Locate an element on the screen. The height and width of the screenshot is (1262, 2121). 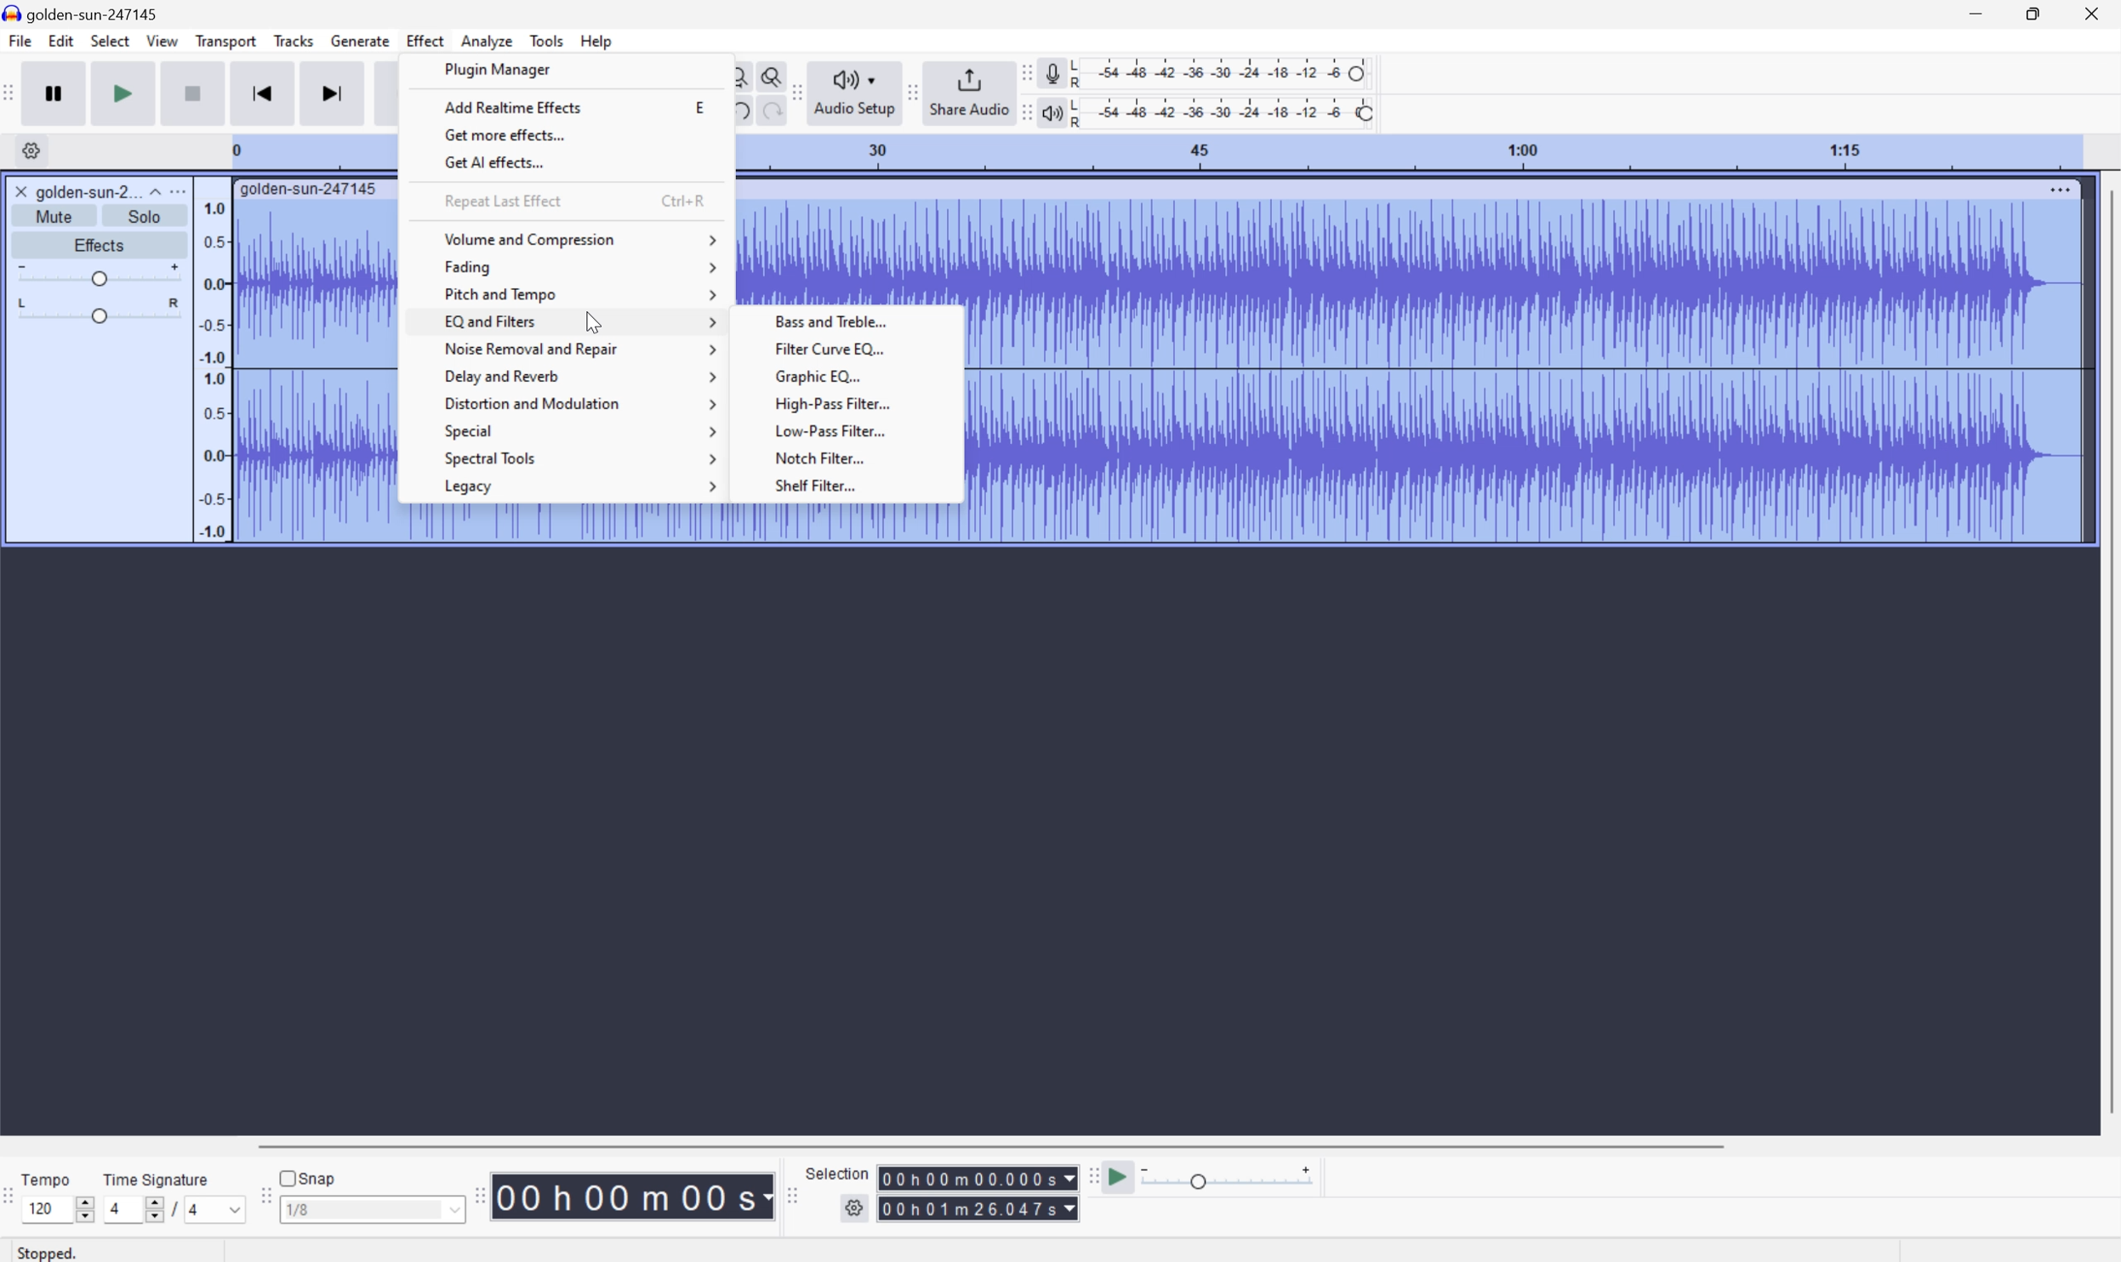
Skip to start is located at coordinates (263, 92).